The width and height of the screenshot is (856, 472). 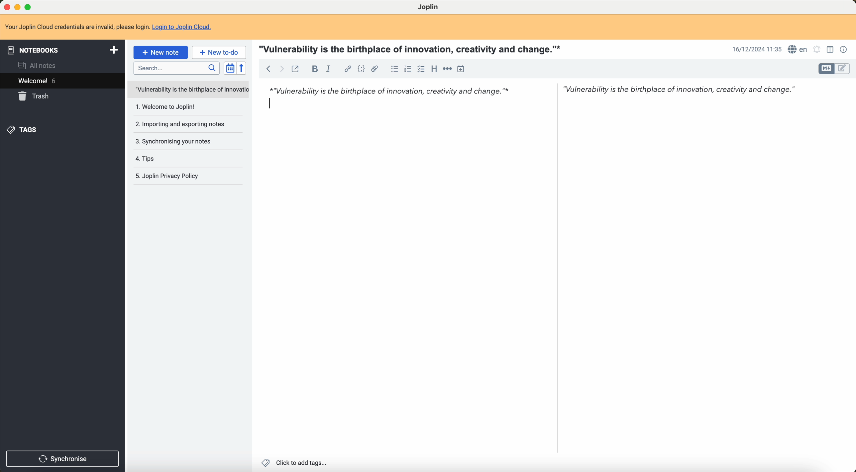 I want to click on horizontal rule, so click(x=447, y=69).